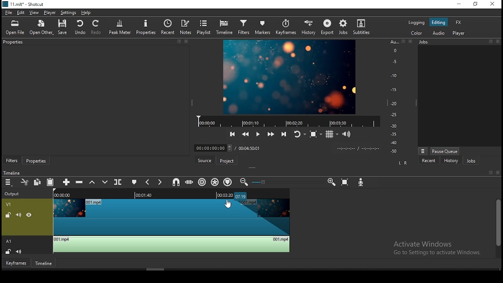 The image size is (503, 283). Describe the element at coordinates (328, 26) in the screenshot. I see `export` at that location.